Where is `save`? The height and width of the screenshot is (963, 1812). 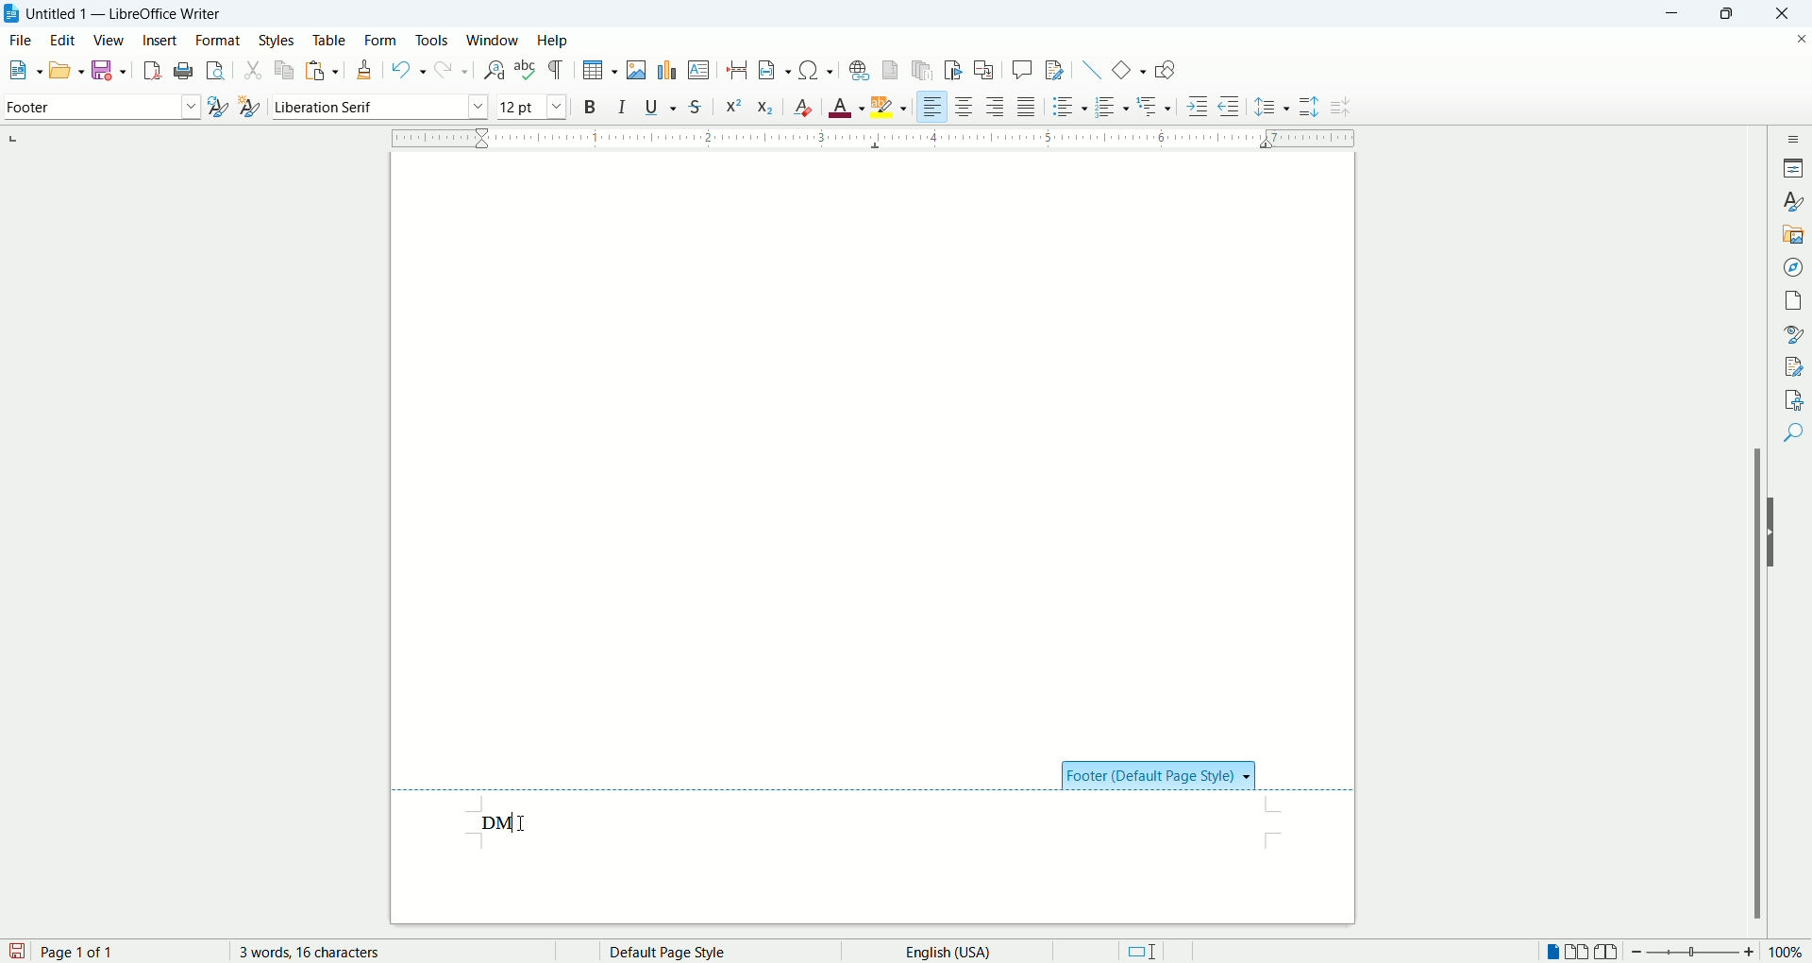 save is located at coordinates (111, 69).